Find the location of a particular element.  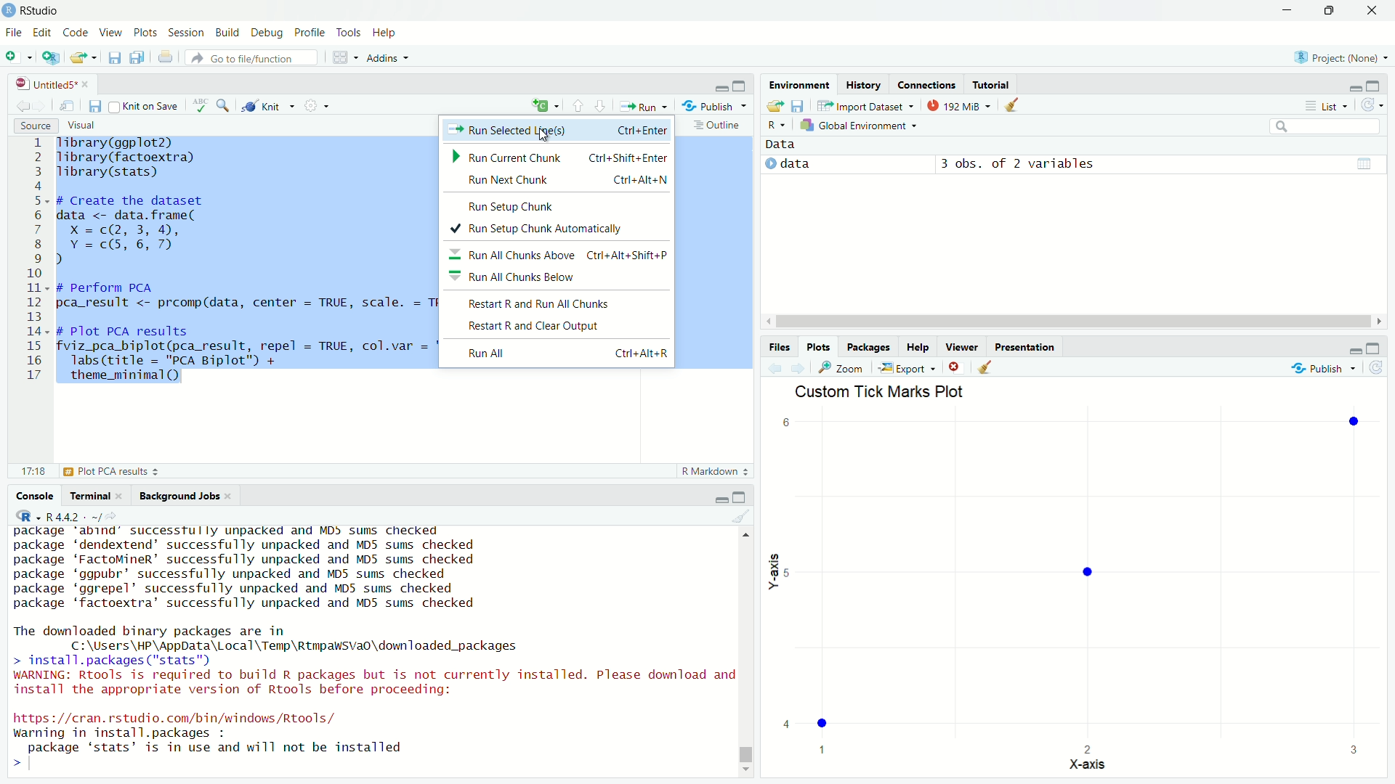

find and replace is located at coordinates (227, 105).